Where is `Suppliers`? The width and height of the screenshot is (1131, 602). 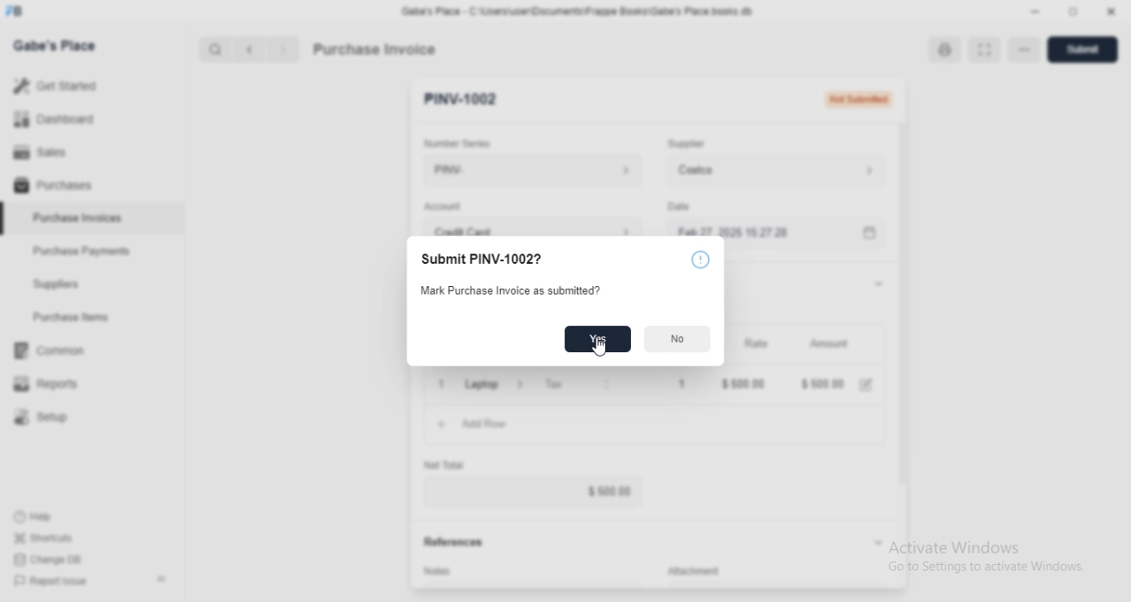
Suppliers is located at coordinates (92, 283).